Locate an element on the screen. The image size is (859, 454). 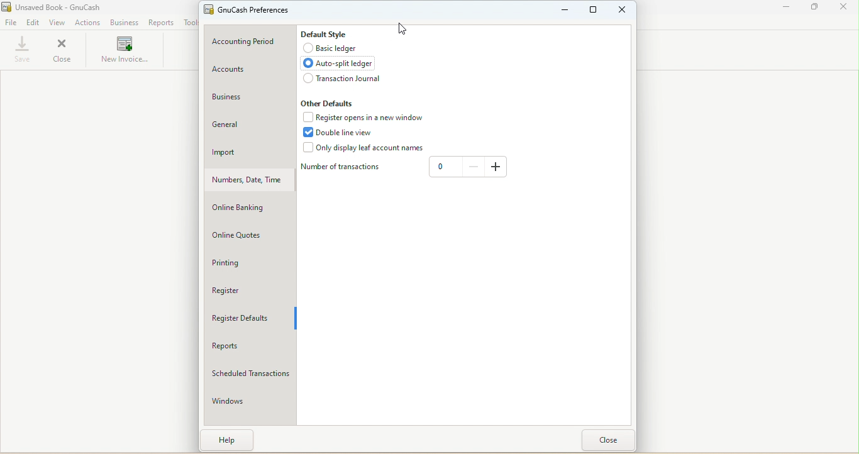
Reports is located at coordinates (251, 346).